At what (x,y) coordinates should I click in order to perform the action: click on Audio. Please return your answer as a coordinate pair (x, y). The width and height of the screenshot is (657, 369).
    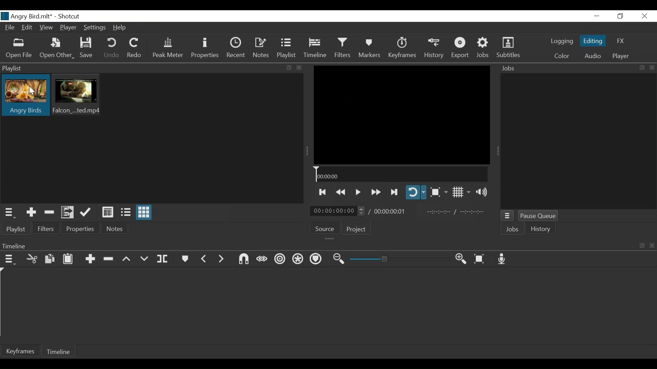
    Looking at the image, I should click on (593, 56).